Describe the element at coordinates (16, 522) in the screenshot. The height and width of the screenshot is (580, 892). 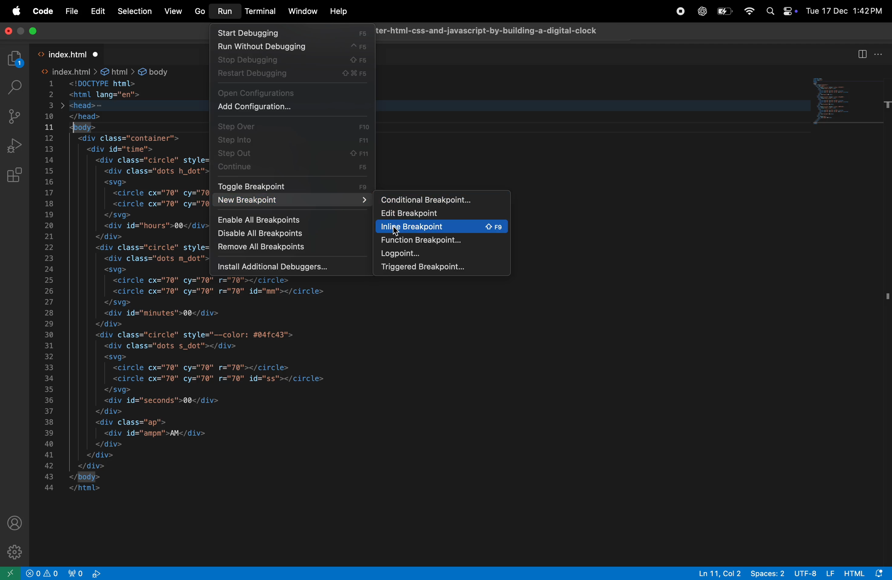
I see `profile` at that location.